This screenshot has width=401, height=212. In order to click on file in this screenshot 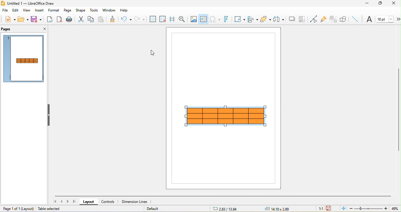, I will do `click(4, 10)`.